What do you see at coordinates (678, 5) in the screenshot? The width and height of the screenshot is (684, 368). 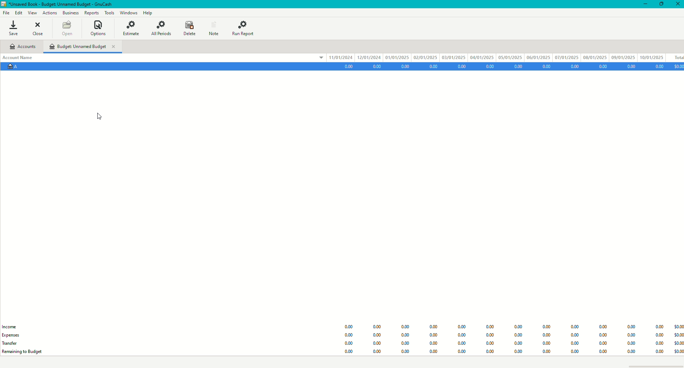 I see `Close` at bounding box center [678, 5].